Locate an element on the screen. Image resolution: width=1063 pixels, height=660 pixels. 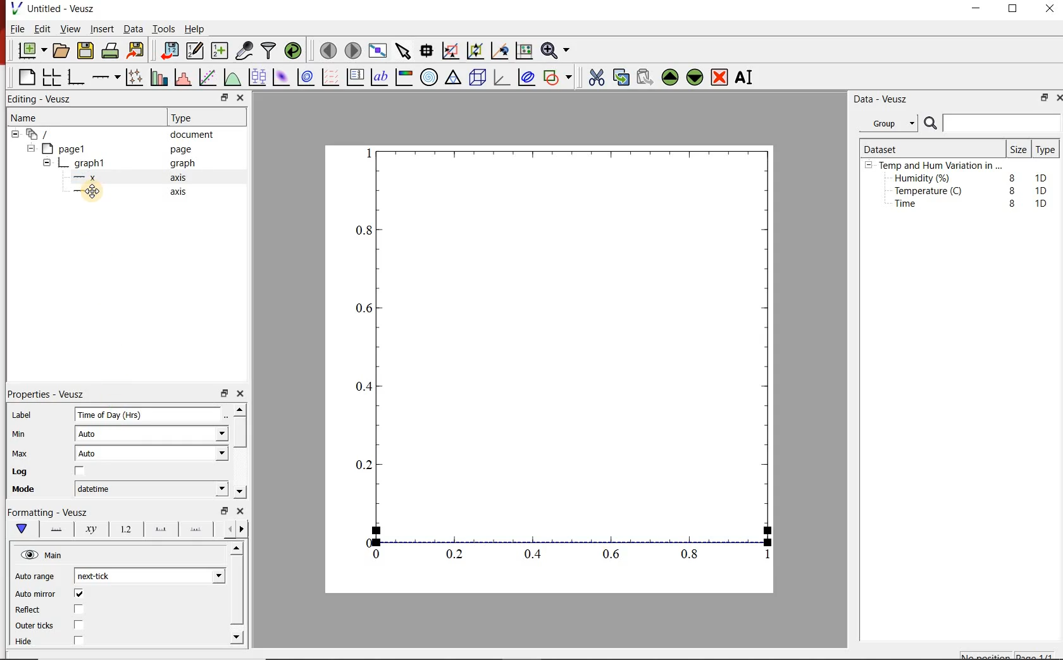
plot covariance ellipses is located at coordinates (530, 80).